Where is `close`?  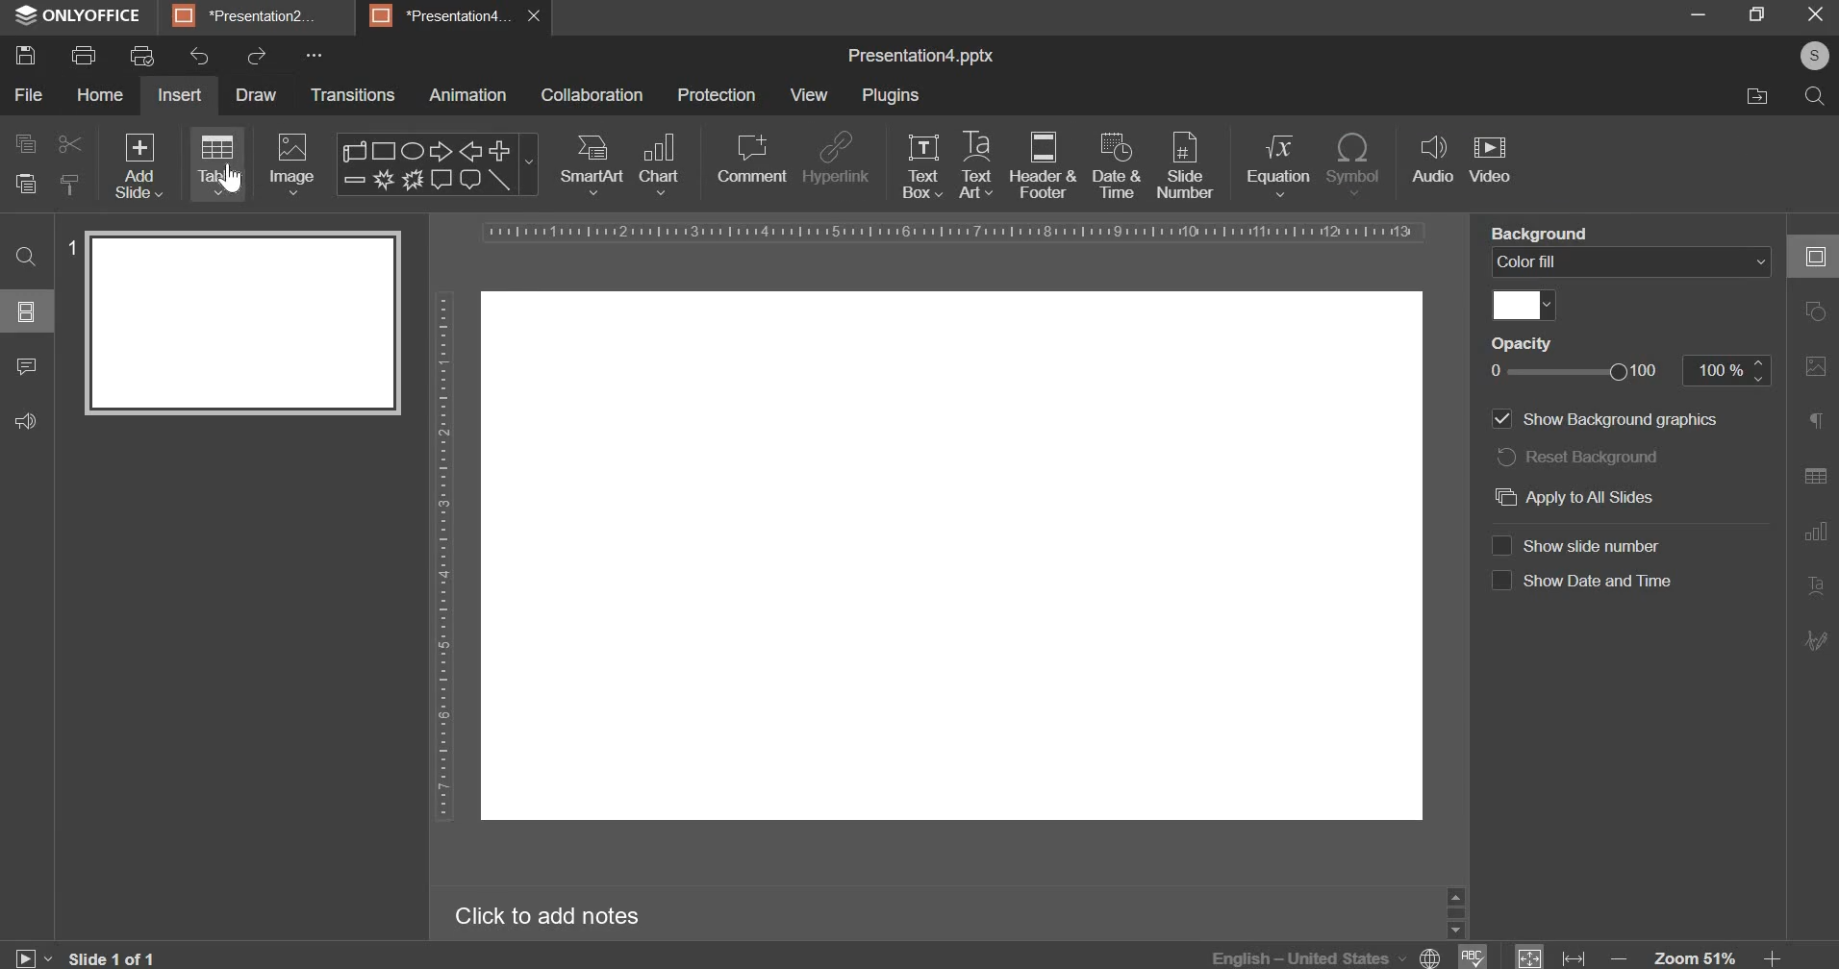 close is located at coordinates (1815, 14).